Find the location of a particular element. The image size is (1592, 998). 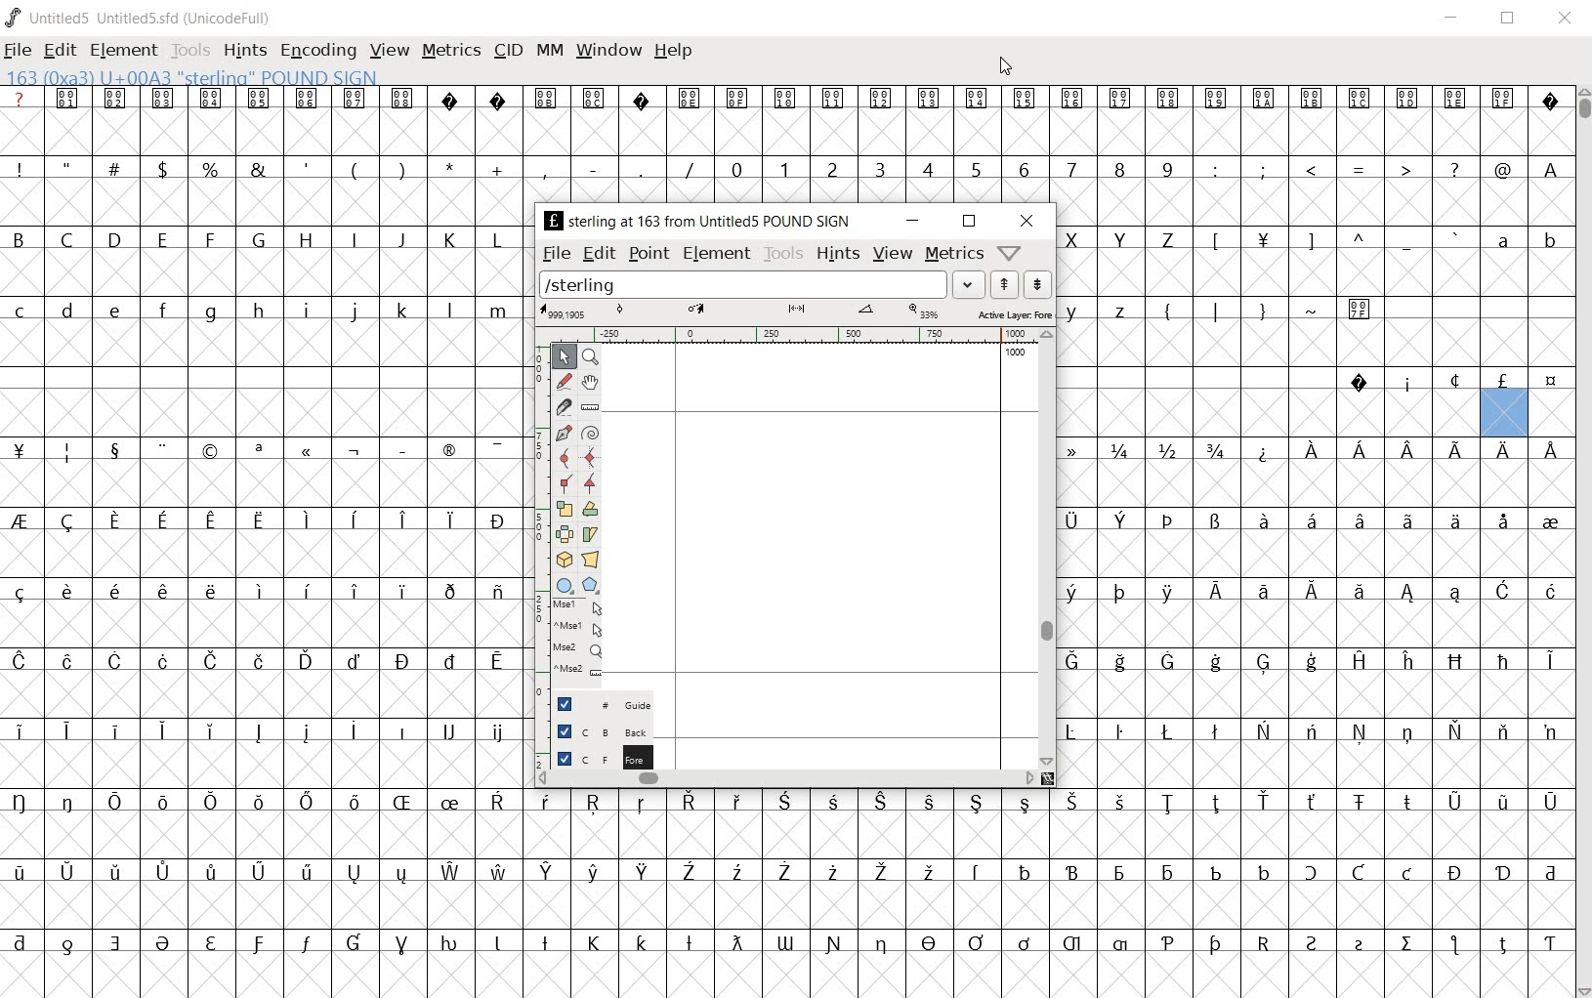

load word list is located at coordinates (969, 283).